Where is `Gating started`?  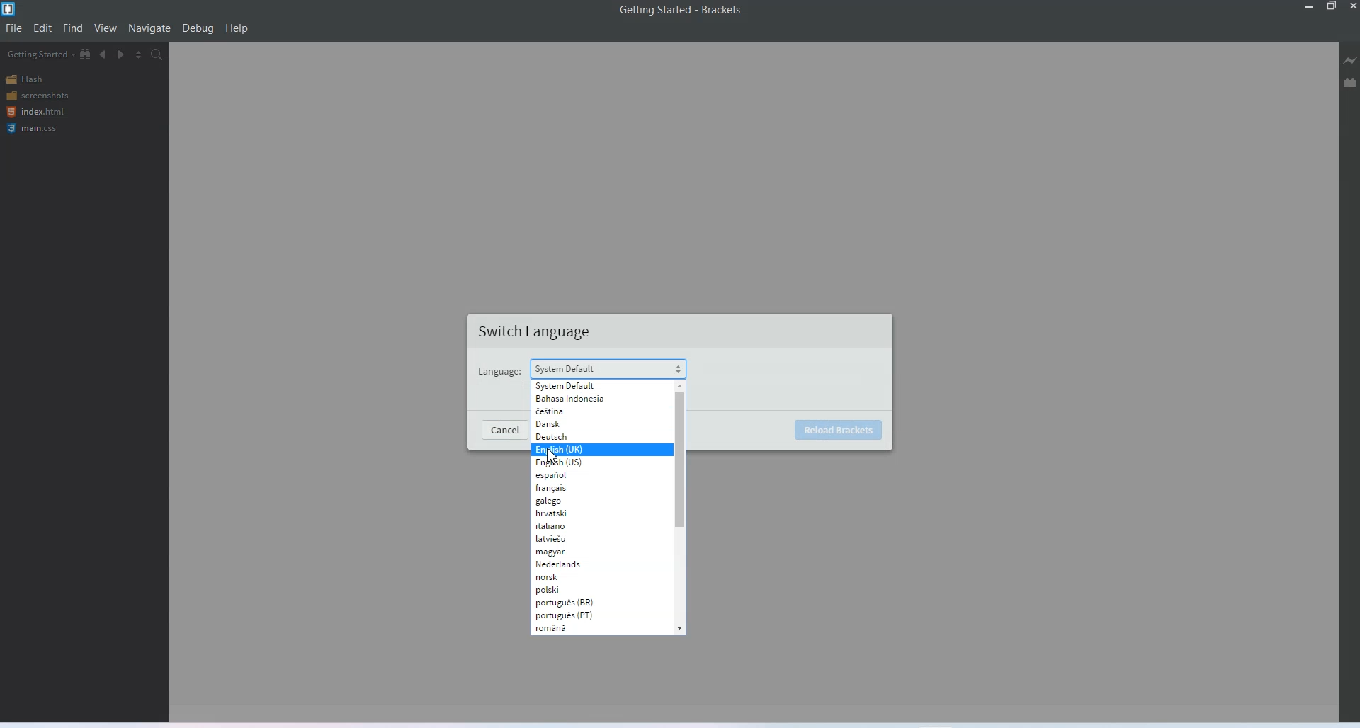 Gating started is located at coordinates (36, 55).